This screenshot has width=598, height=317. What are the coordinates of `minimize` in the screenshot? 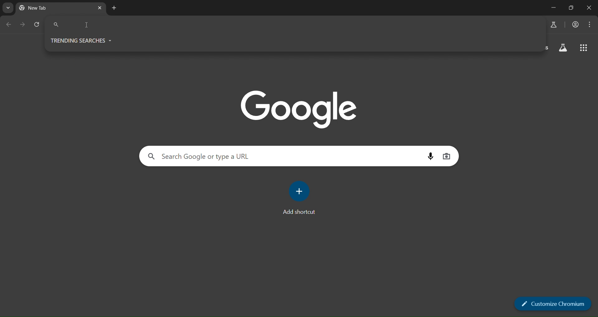 It's located at (553, 8).